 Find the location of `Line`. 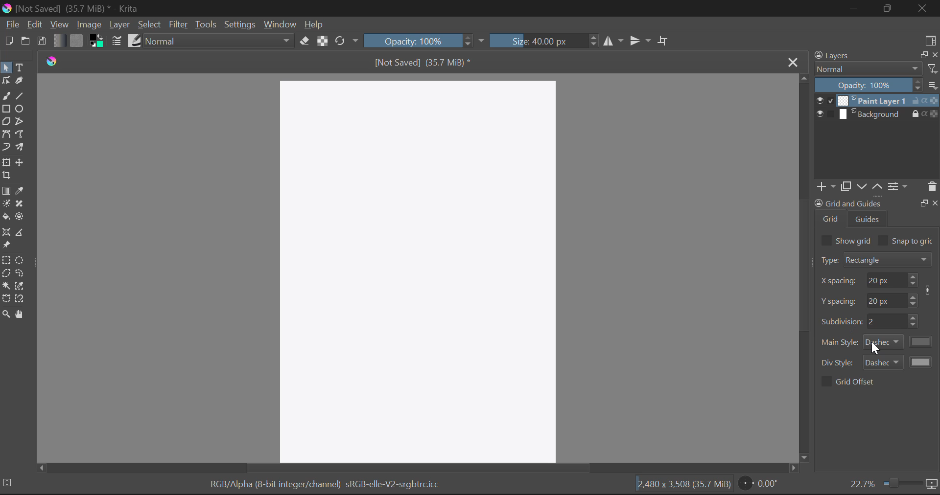

Line is located at coordinates (20, 97).